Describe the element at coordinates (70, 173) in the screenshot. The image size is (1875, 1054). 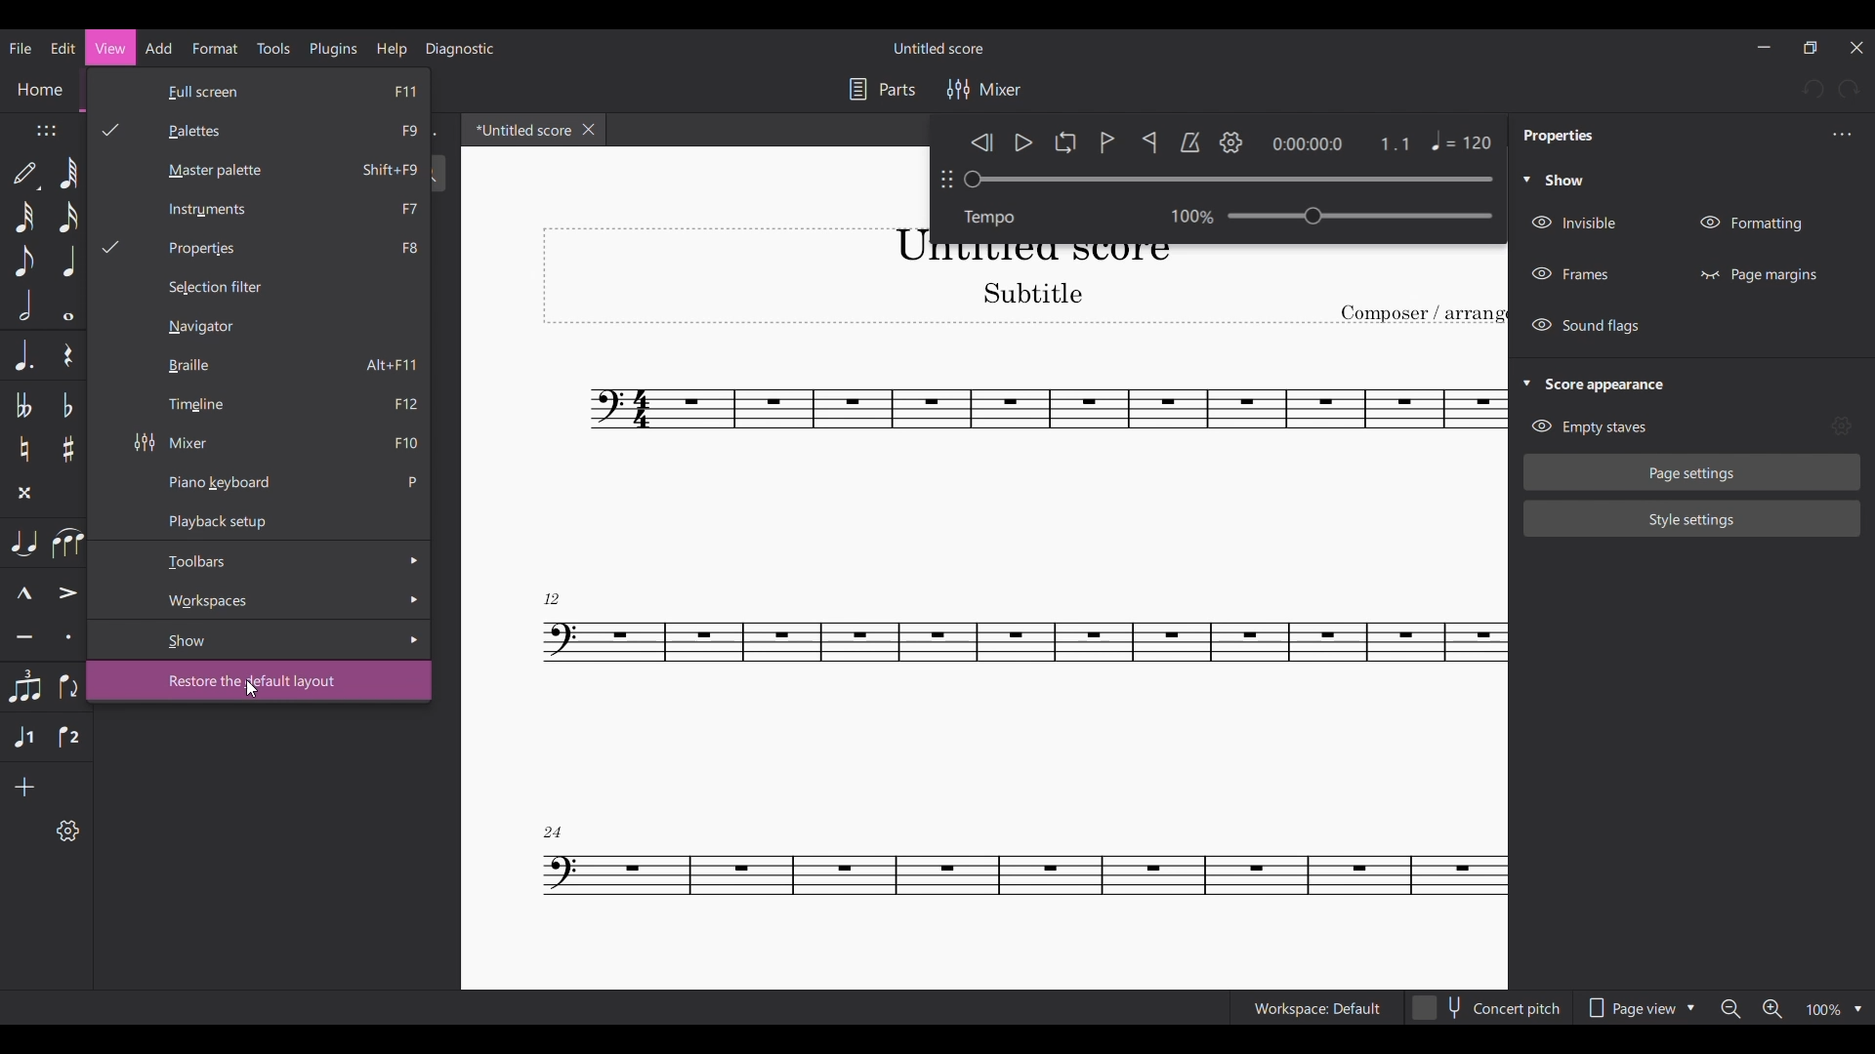
I see `64th note` at that location.